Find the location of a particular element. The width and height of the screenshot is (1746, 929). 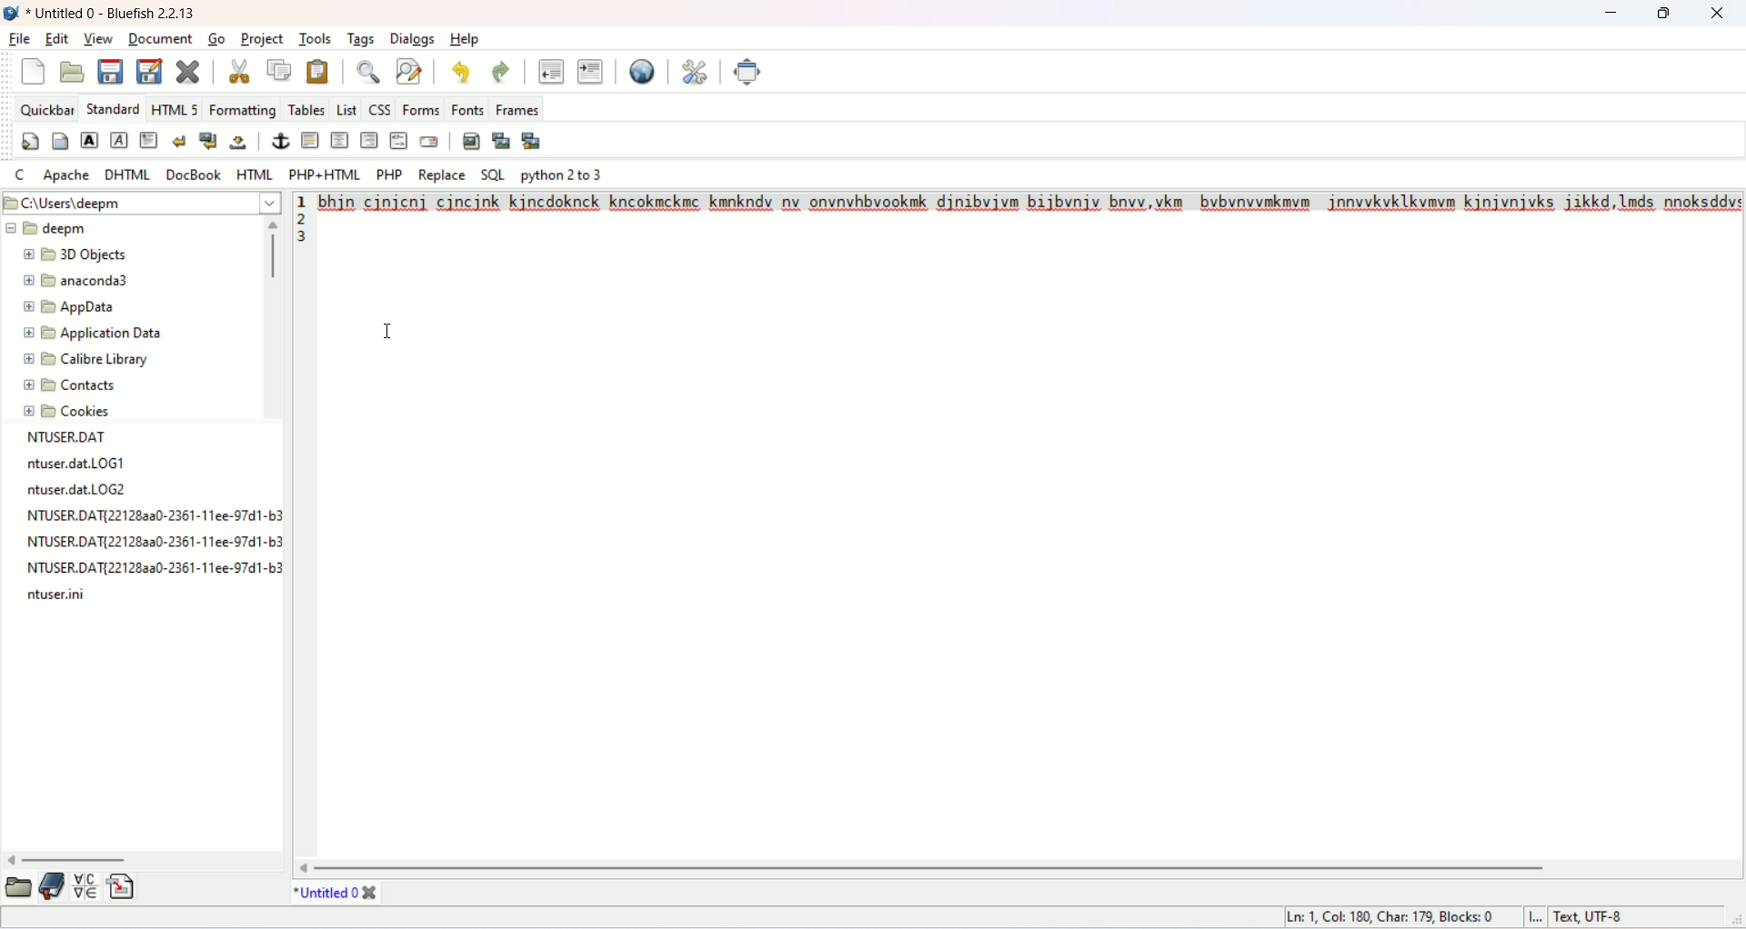

project is located at coordinates (264, 38).